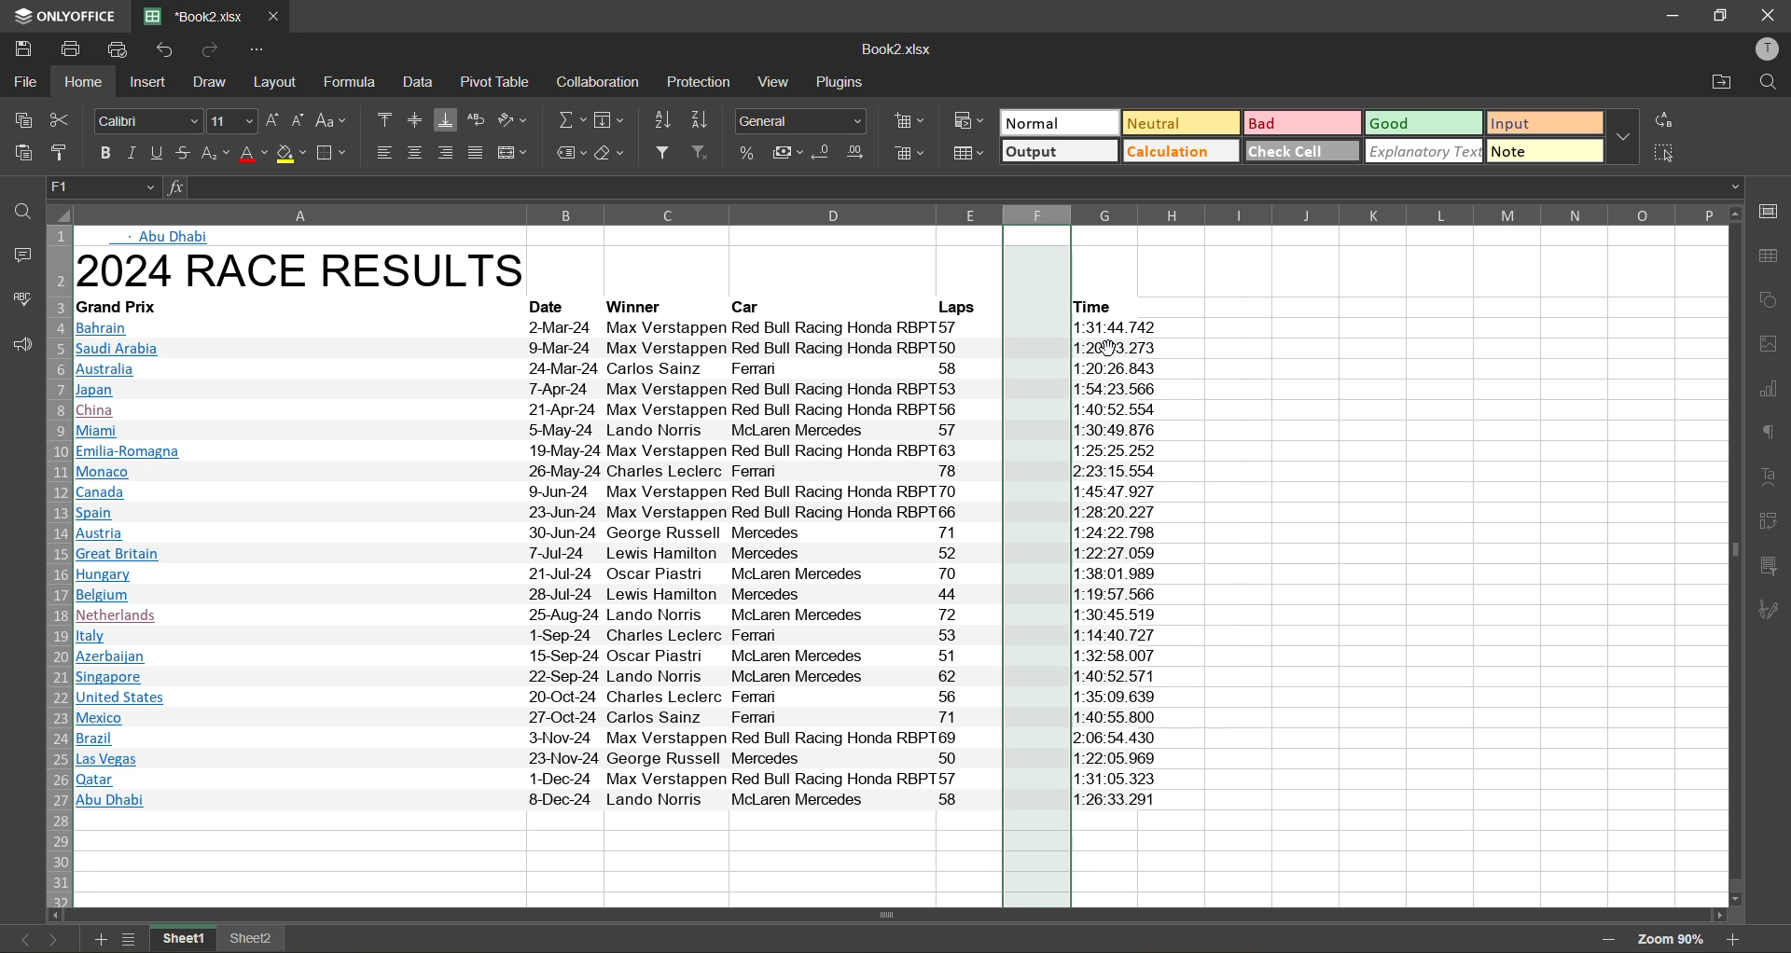 The width and height of the screenshot is (1791, 953). Describe the element at coordinates (1300, 123) in the screenshot. I see `bad` at that location.